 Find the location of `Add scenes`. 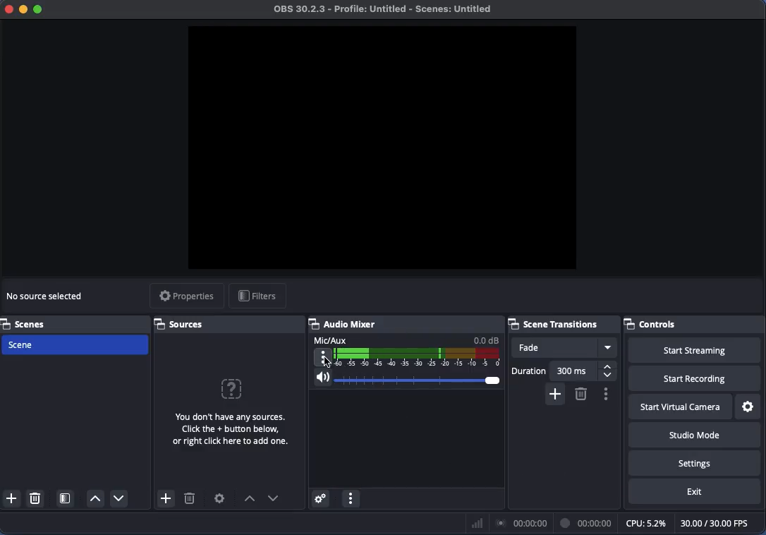

Add scenes is located at coordinates (12, 498).